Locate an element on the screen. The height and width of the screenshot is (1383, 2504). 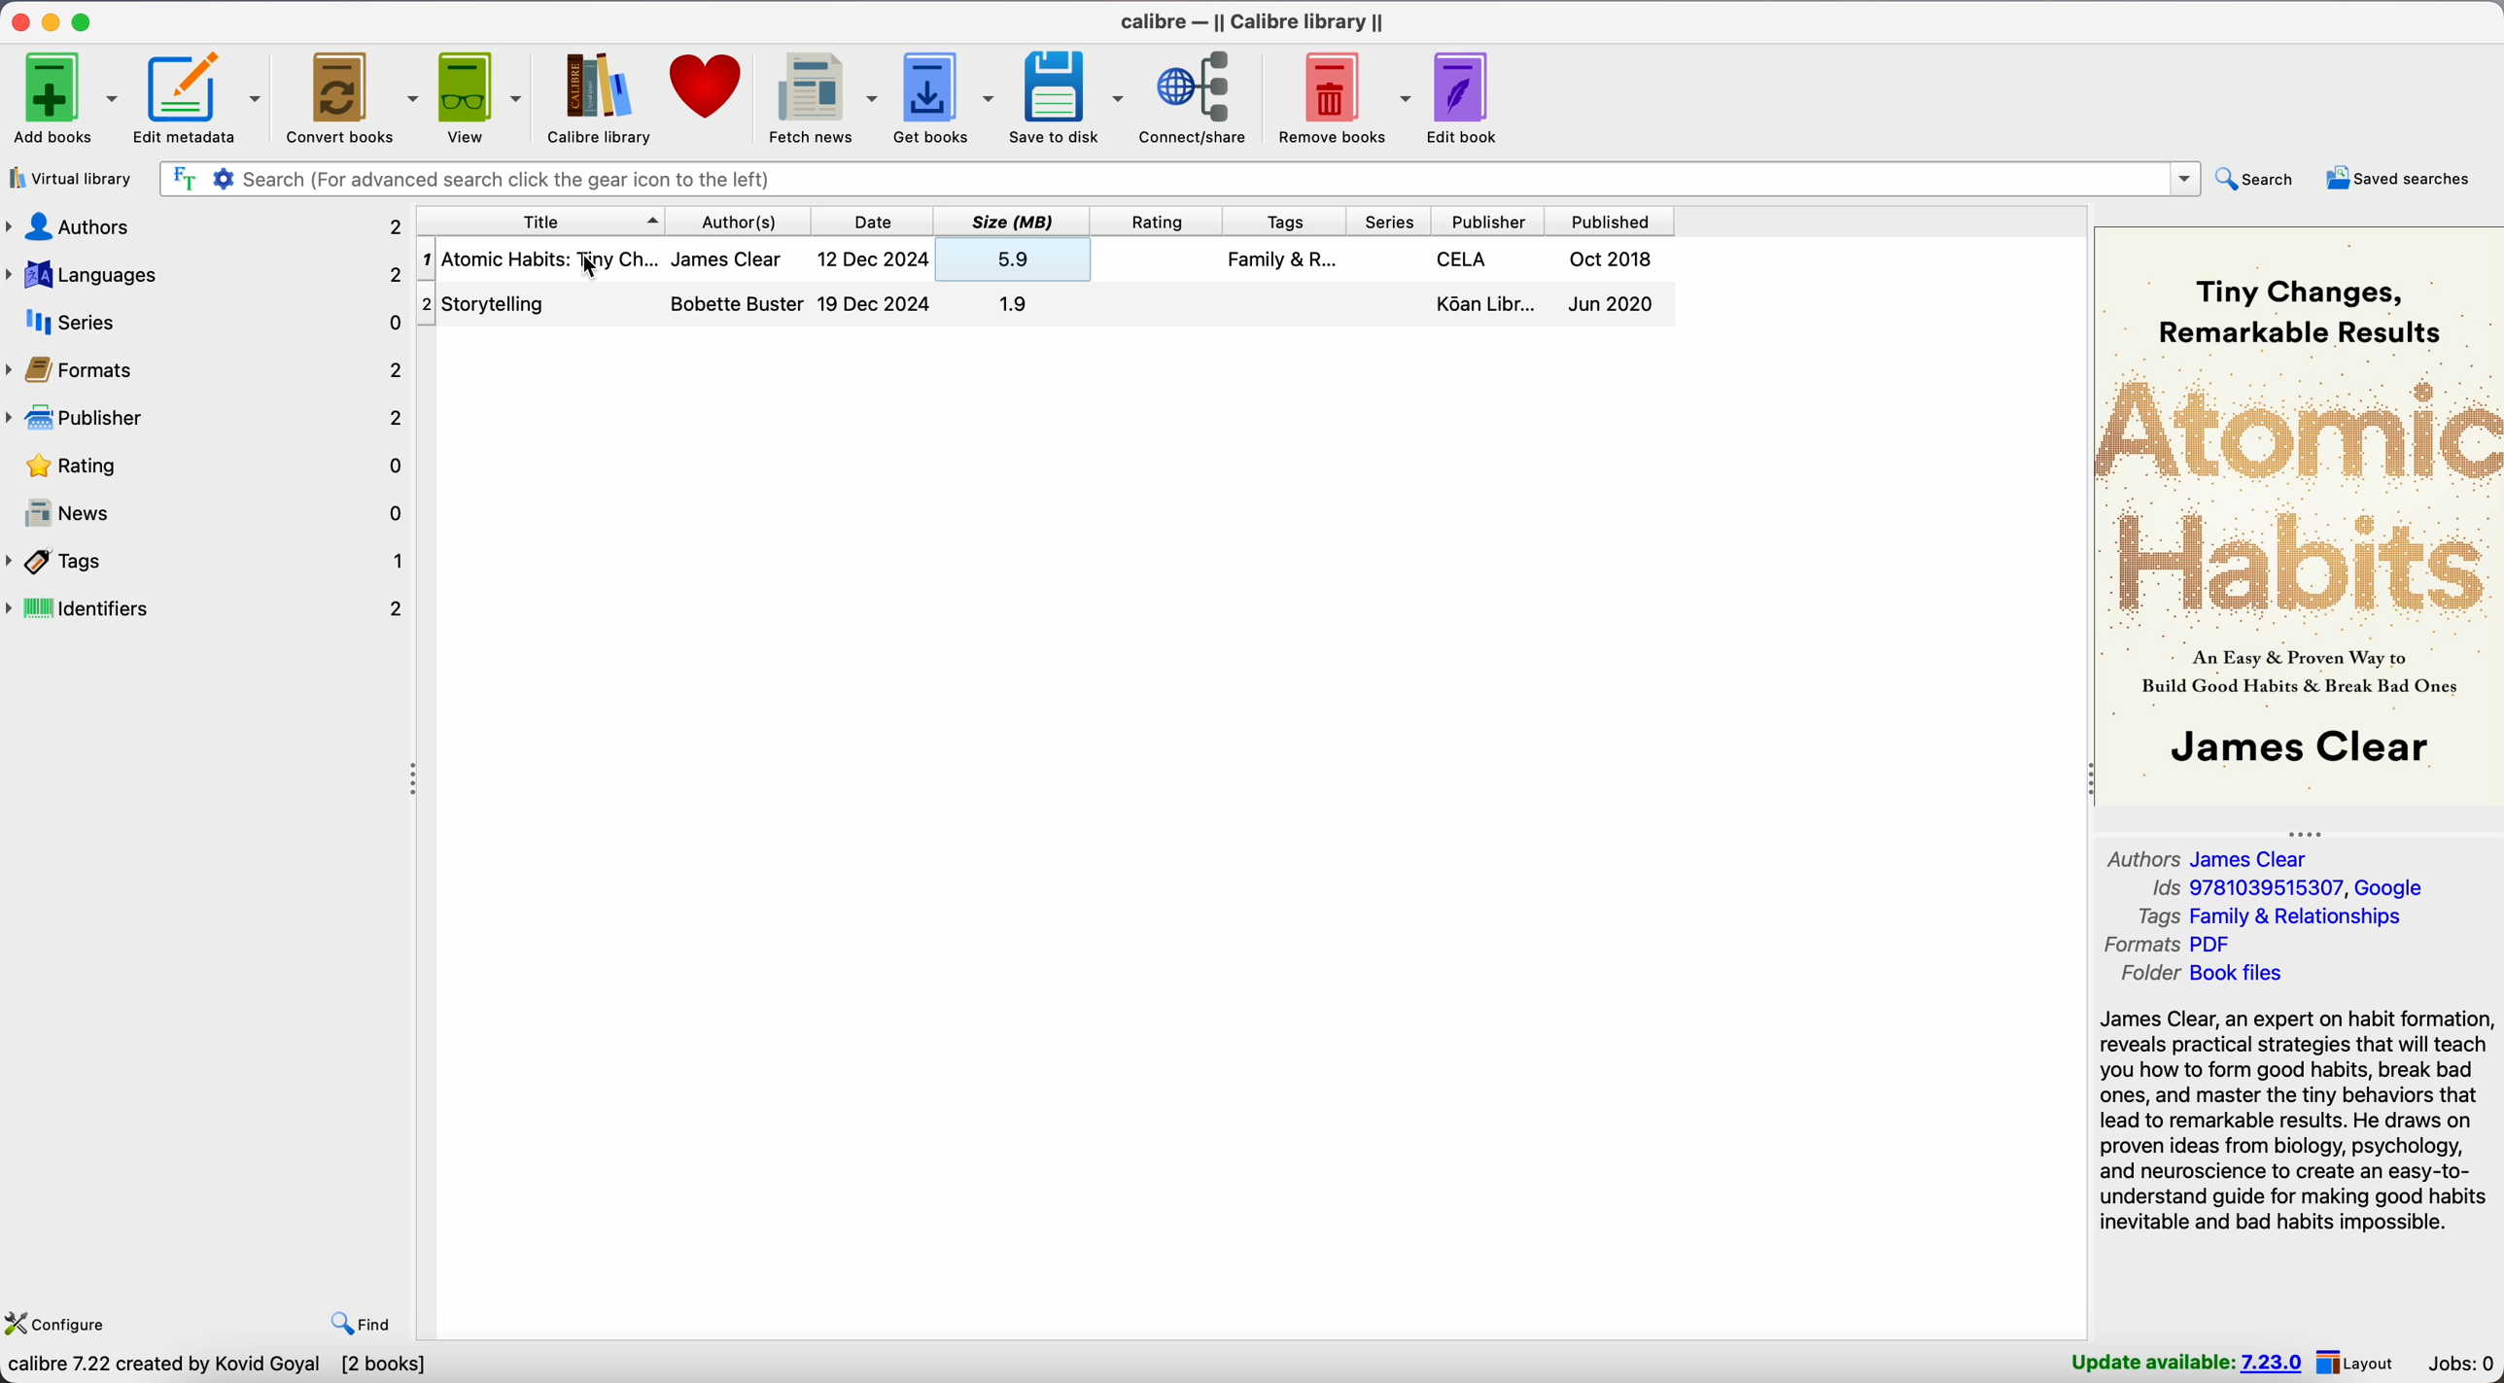
tags is located at coordinates (208, 561).